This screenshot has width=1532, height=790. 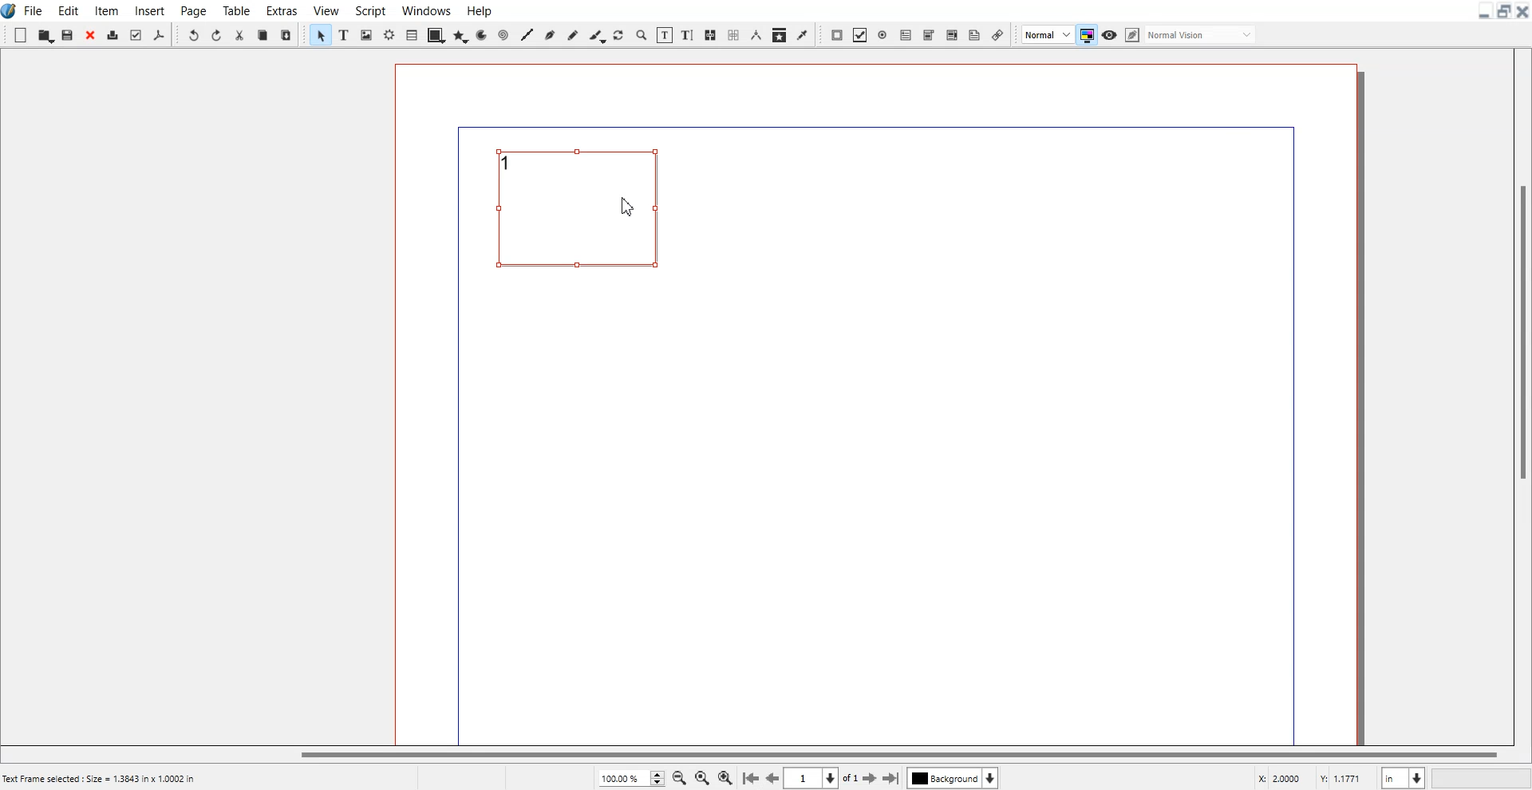 What do you see at coordinates (952, 778) in the screenshot?
I see `Select layer background` at bounding box center [952, 778].